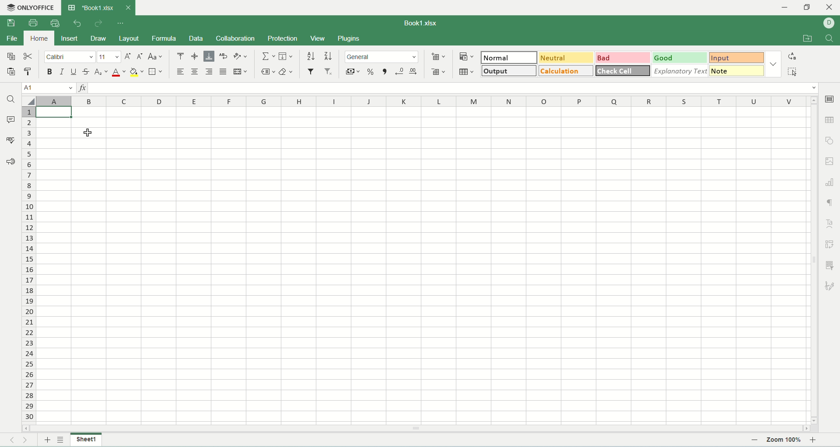  I want to click on clear, so click(287, 72).